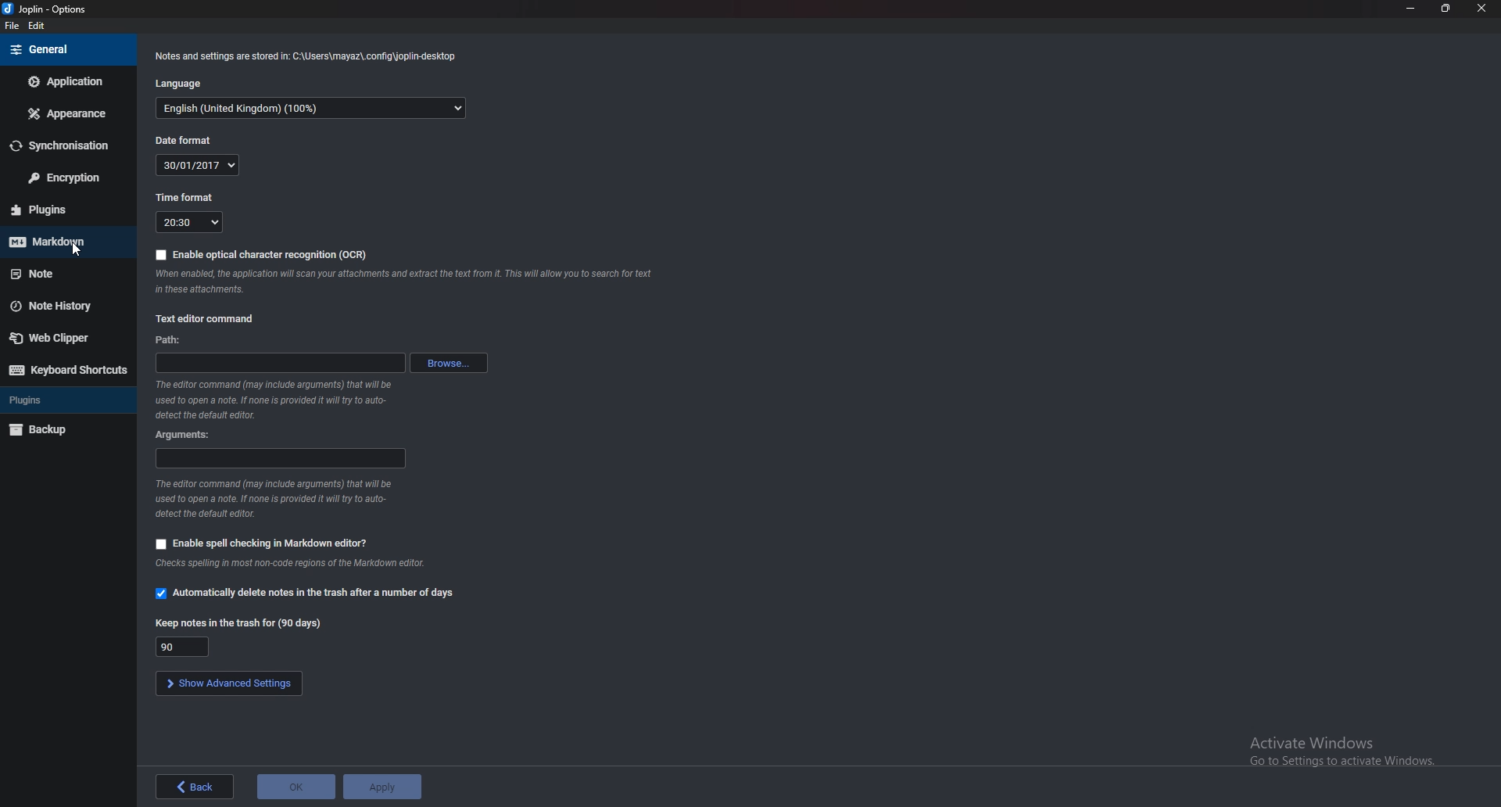 This screenshot has width=1501, height=807. What do you see at coordinates (274, 499) in the screenshot?
I see `Info` at bounding box center [274, 499].